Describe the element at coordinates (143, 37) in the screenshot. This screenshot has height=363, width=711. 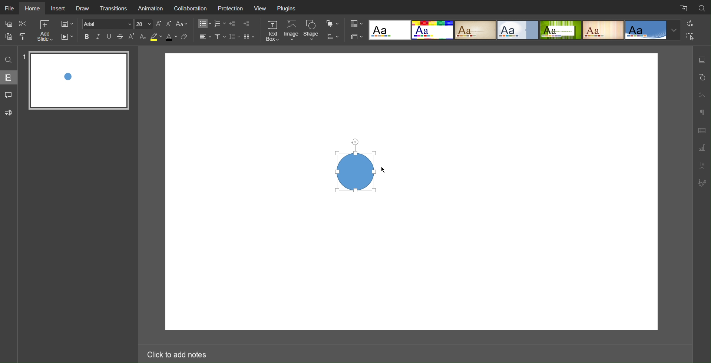
I see `Subscript` at that location.